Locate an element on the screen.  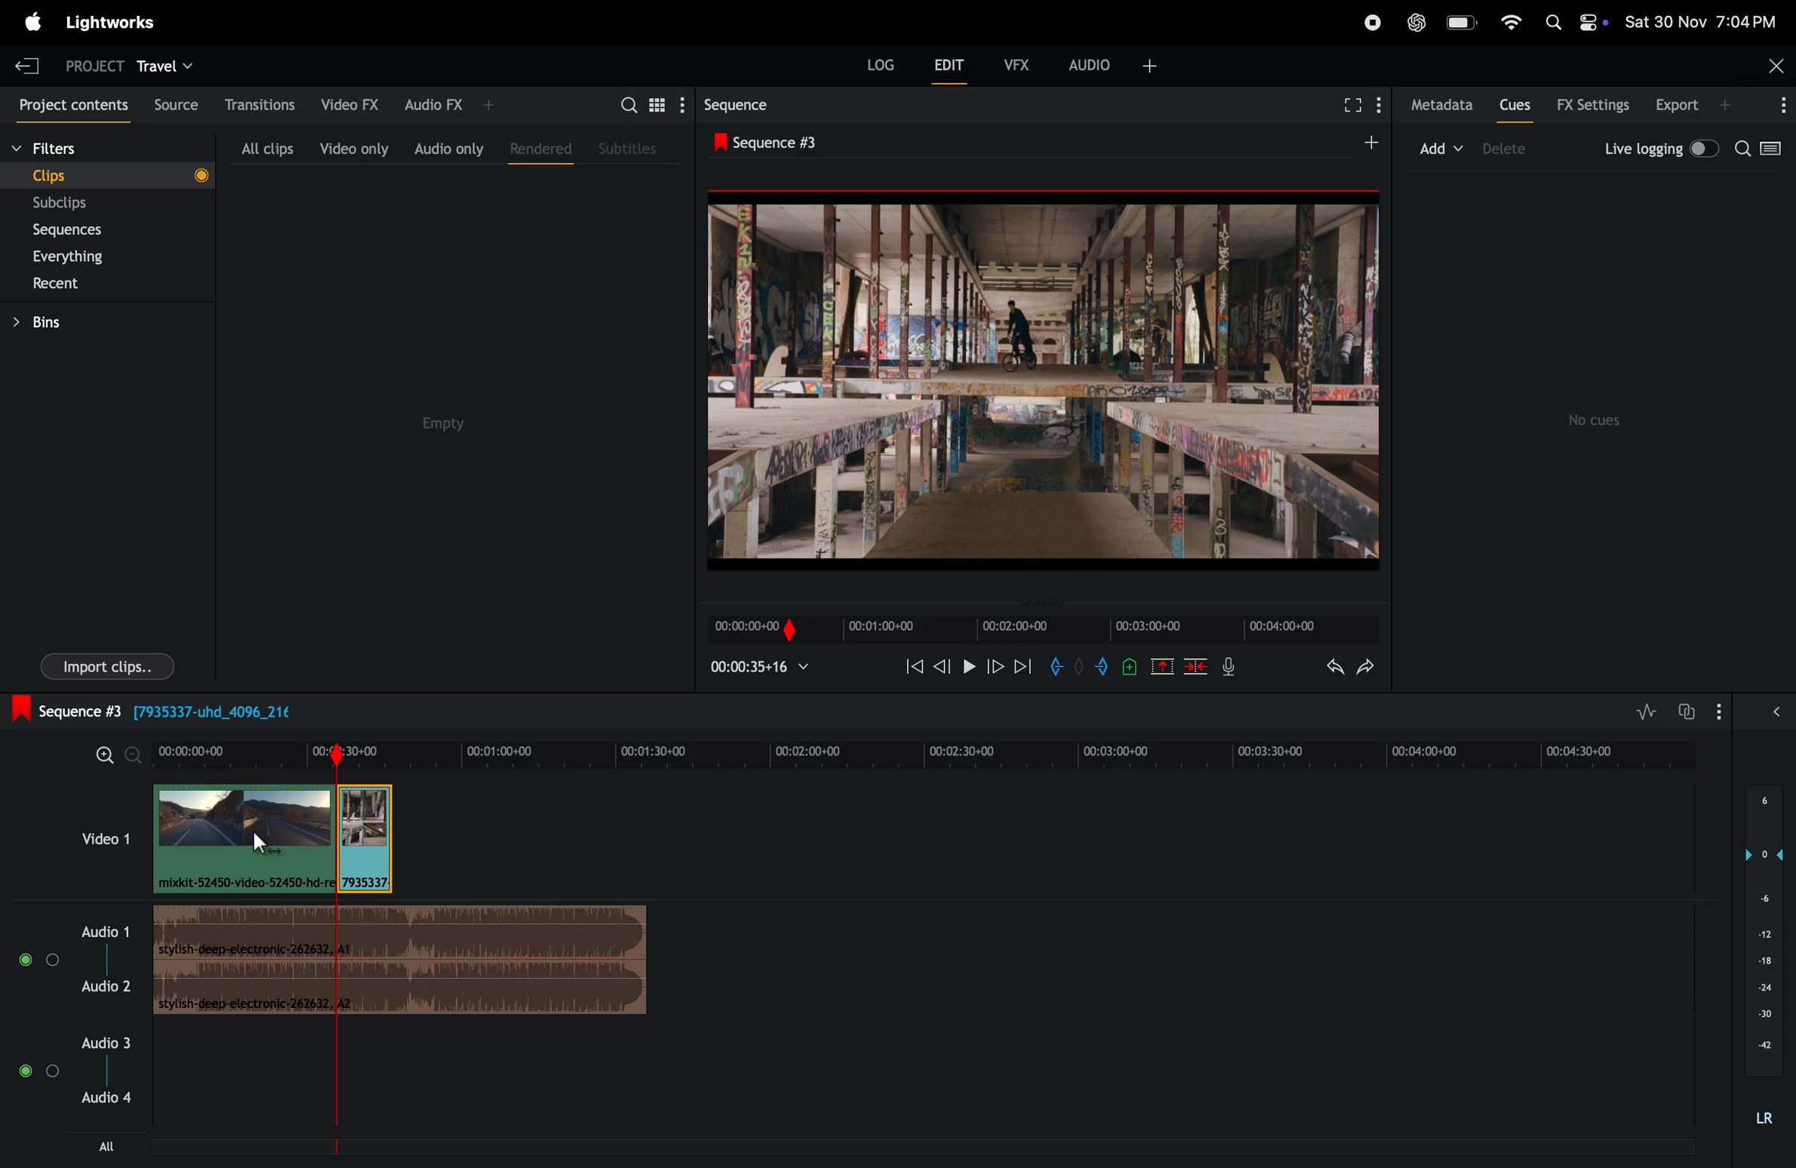
exit is located at coordinates (27, 63).